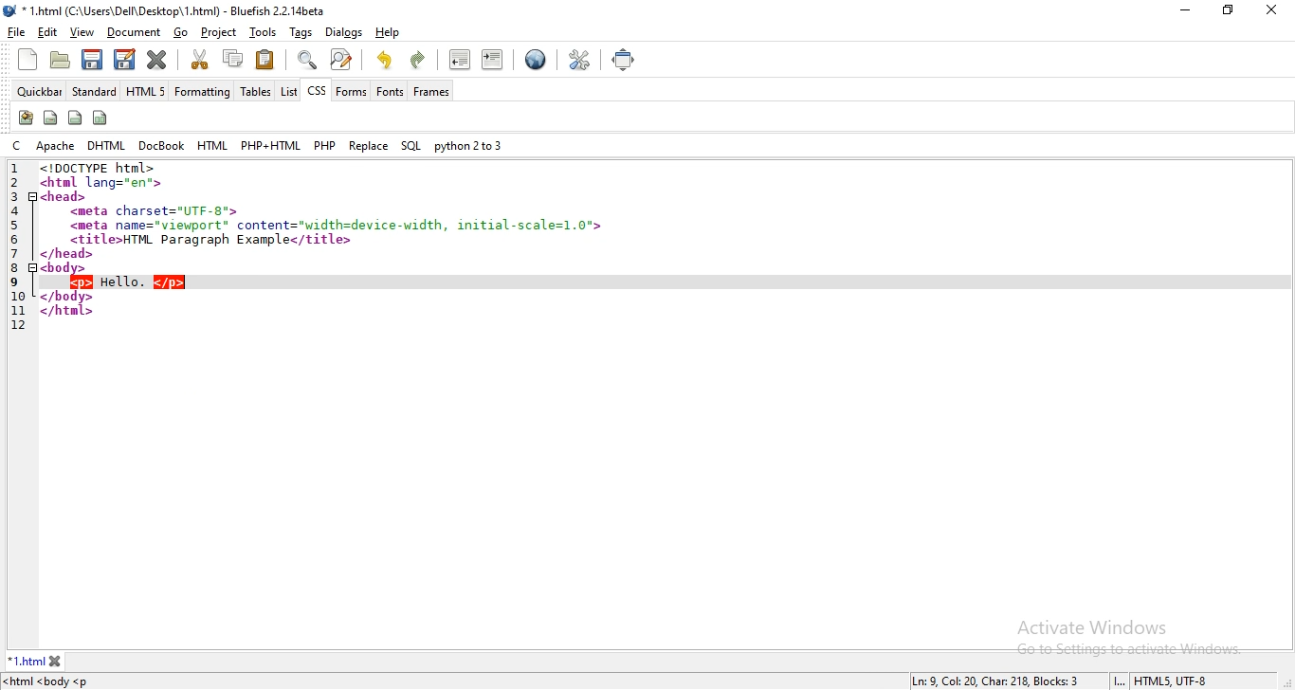  What do you see at coordinates (1173, 681) in the screenshot?
I see `HTML5, UTF-8` at bounding box center [1173, 681].